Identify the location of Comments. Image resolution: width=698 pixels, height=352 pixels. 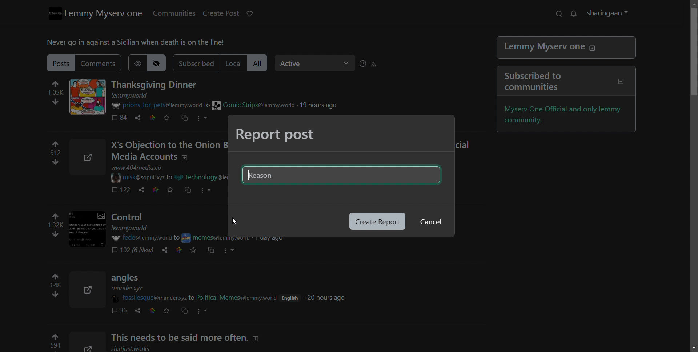
(139, 251).